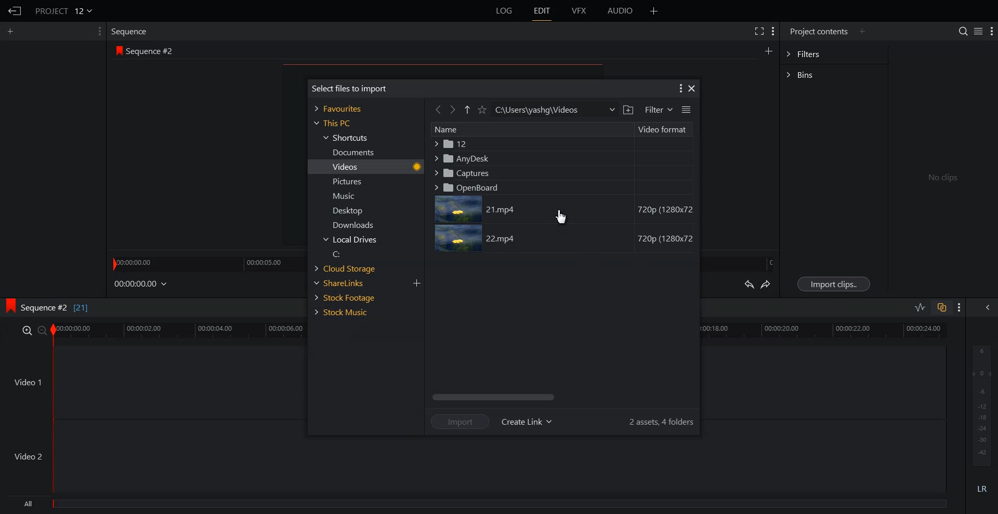 Image resolution: width=998 pixels, height=514 pixels. What do you see at coordinates (34, 331) in the screenshot?
I see `Zoom In and Out` at bounding box center [34, 331].